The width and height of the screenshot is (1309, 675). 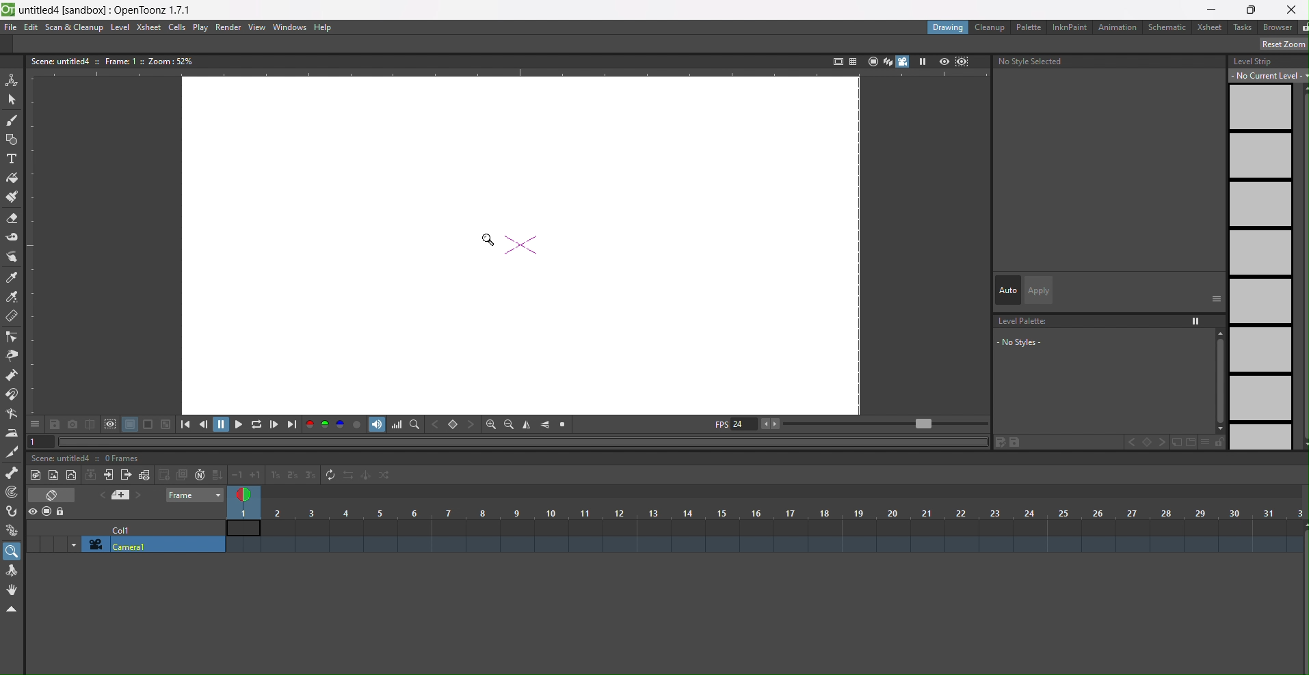 I want to click on level palette, so click(x=1108, y=346).